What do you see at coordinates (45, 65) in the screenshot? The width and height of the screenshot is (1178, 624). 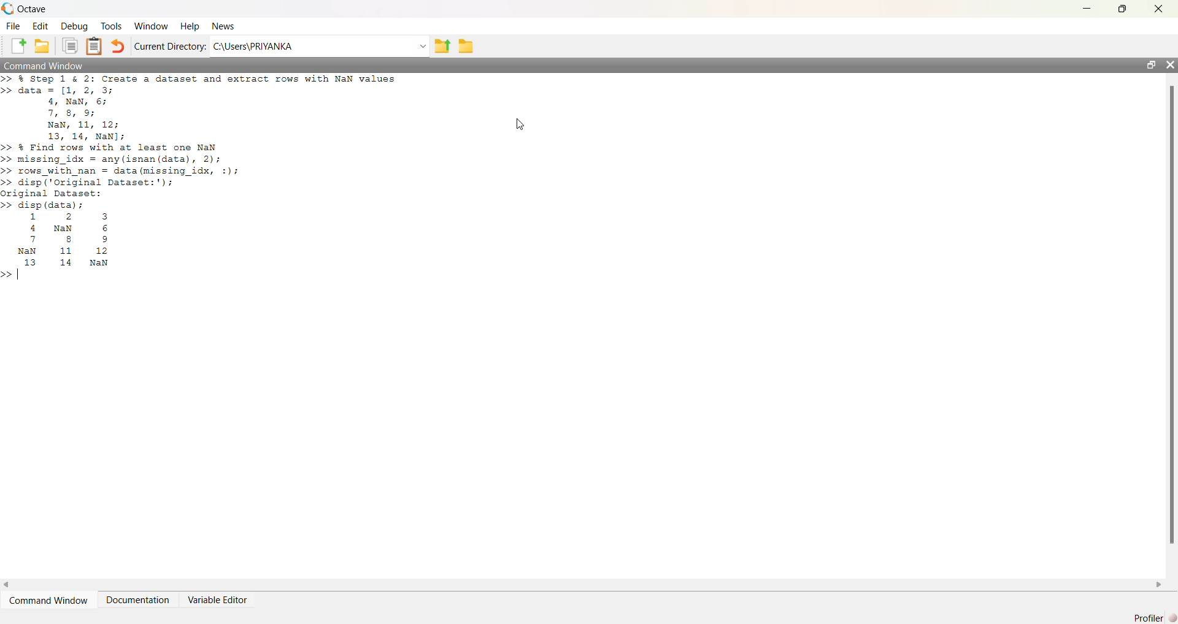 I see `Command Window` at bounding box center [45, 65].